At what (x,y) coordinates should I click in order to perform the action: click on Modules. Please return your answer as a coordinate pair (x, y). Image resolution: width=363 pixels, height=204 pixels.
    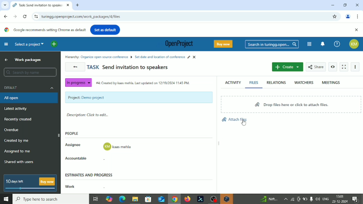
    Looking at the image, I should click on (309, 44).